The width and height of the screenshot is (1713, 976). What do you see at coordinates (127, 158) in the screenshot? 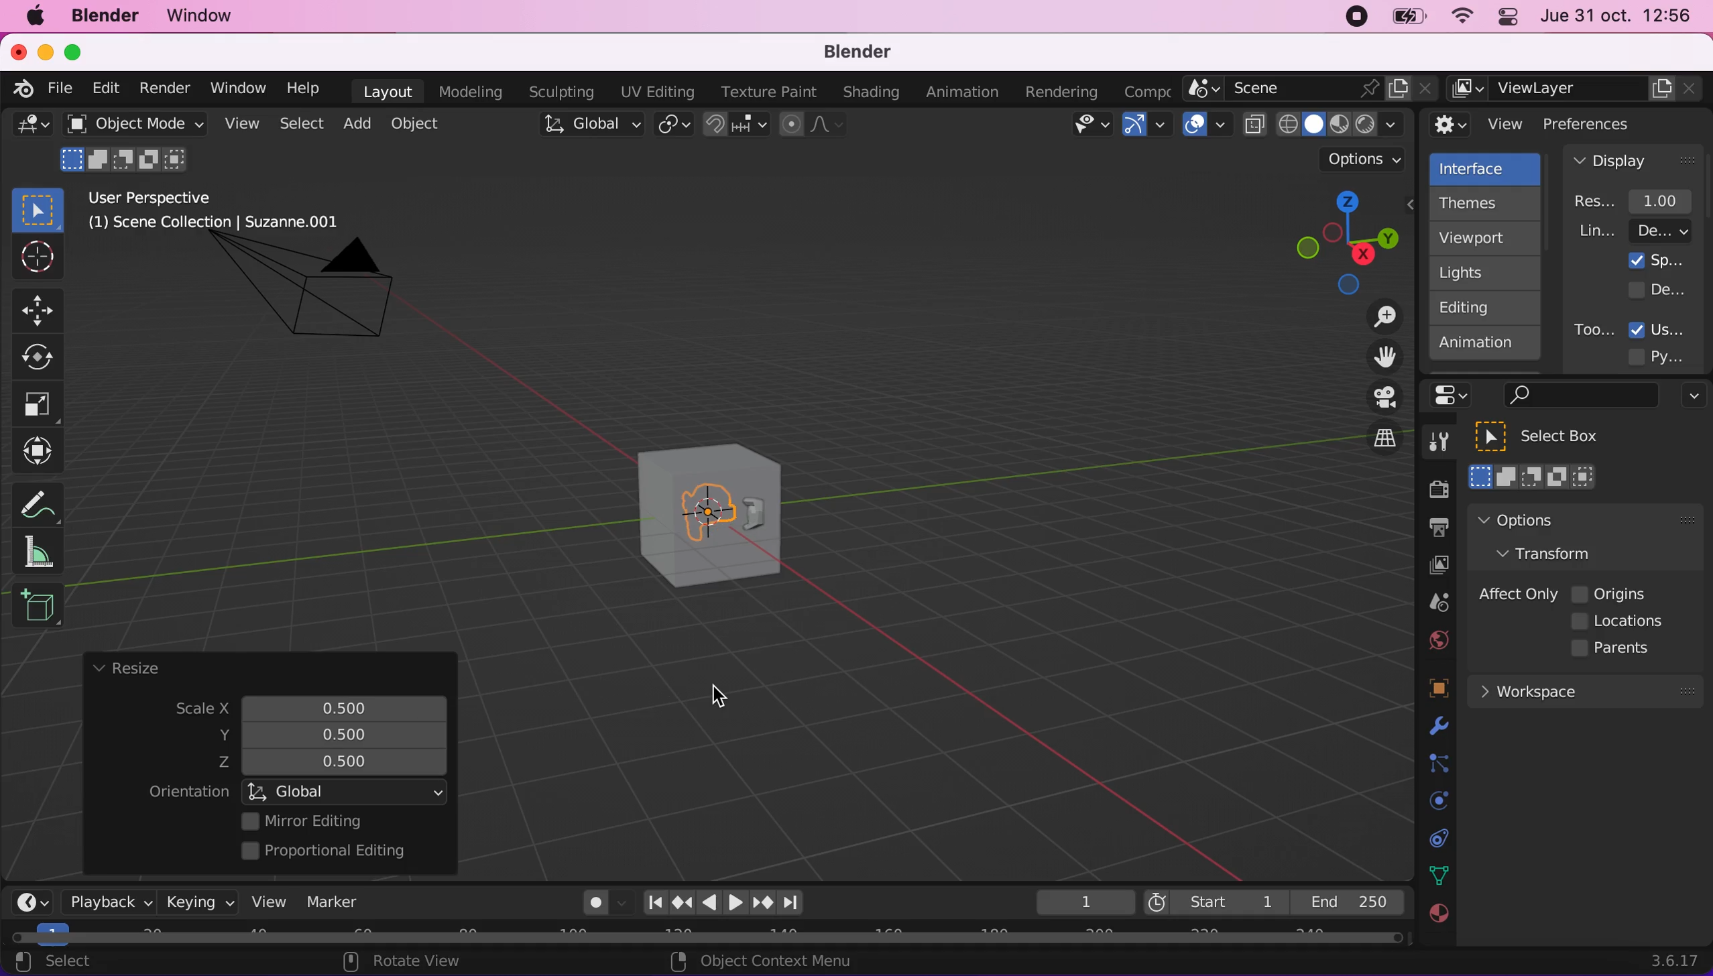
I see `mode` at bounding box center [127, 158].